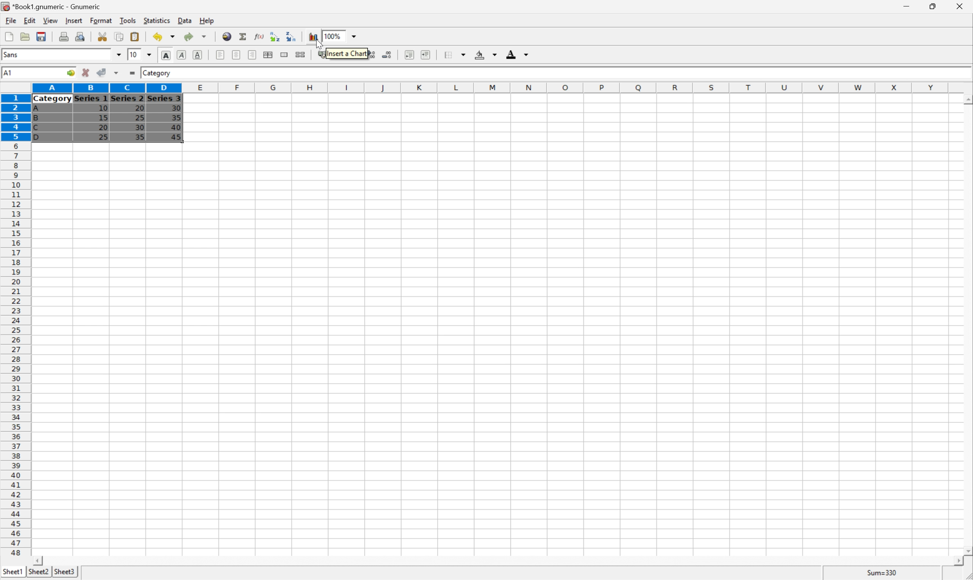 Image resolution: width=973 pixels, height=580 pixels. What do you see at coordinates (929, 6) in the screenshot?
I see `Restore Down` at bounding box center [929, 6].